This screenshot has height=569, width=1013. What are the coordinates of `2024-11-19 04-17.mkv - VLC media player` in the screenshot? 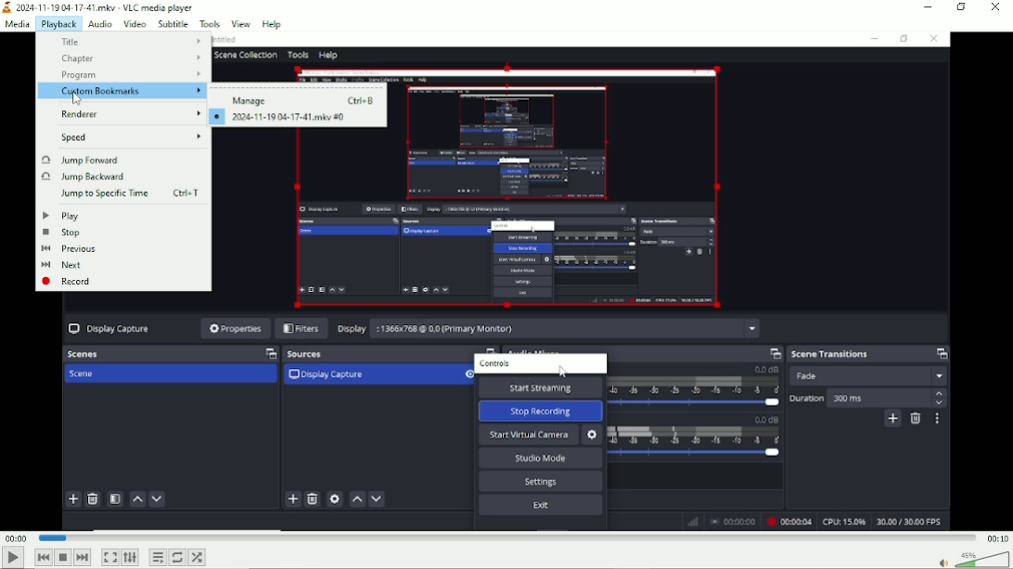 It's located at (100, 6).